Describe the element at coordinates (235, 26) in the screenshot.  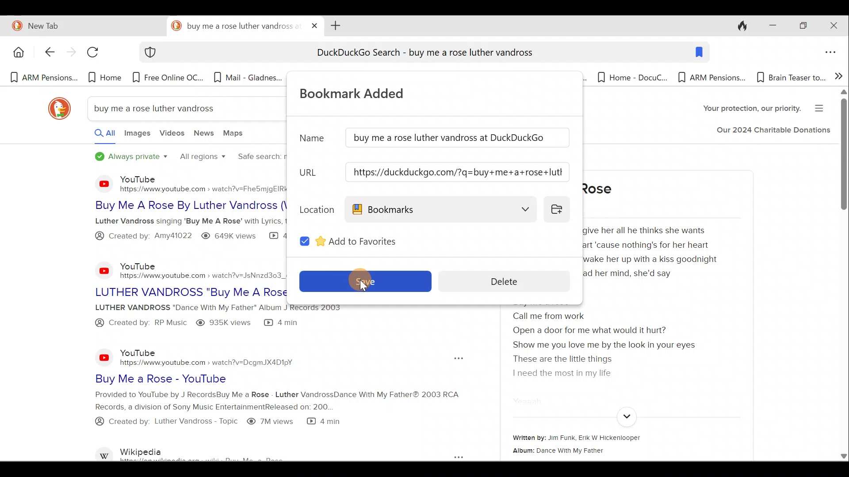
I see `buy me a rose luther vandross` at that location.